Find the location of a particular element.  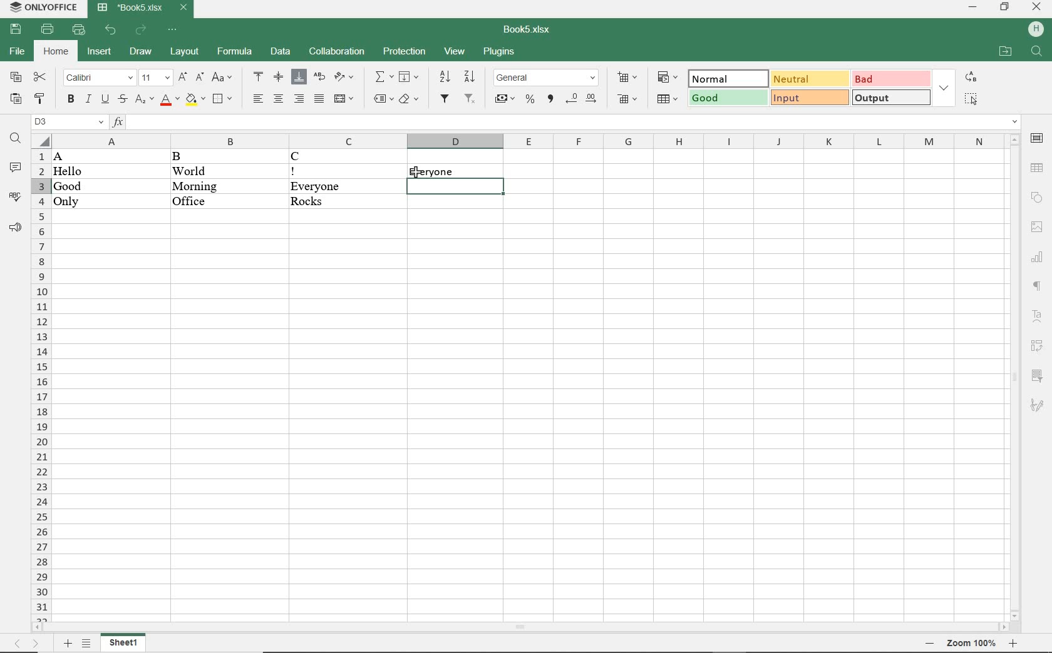

shading is located at coordinates (408, 101).